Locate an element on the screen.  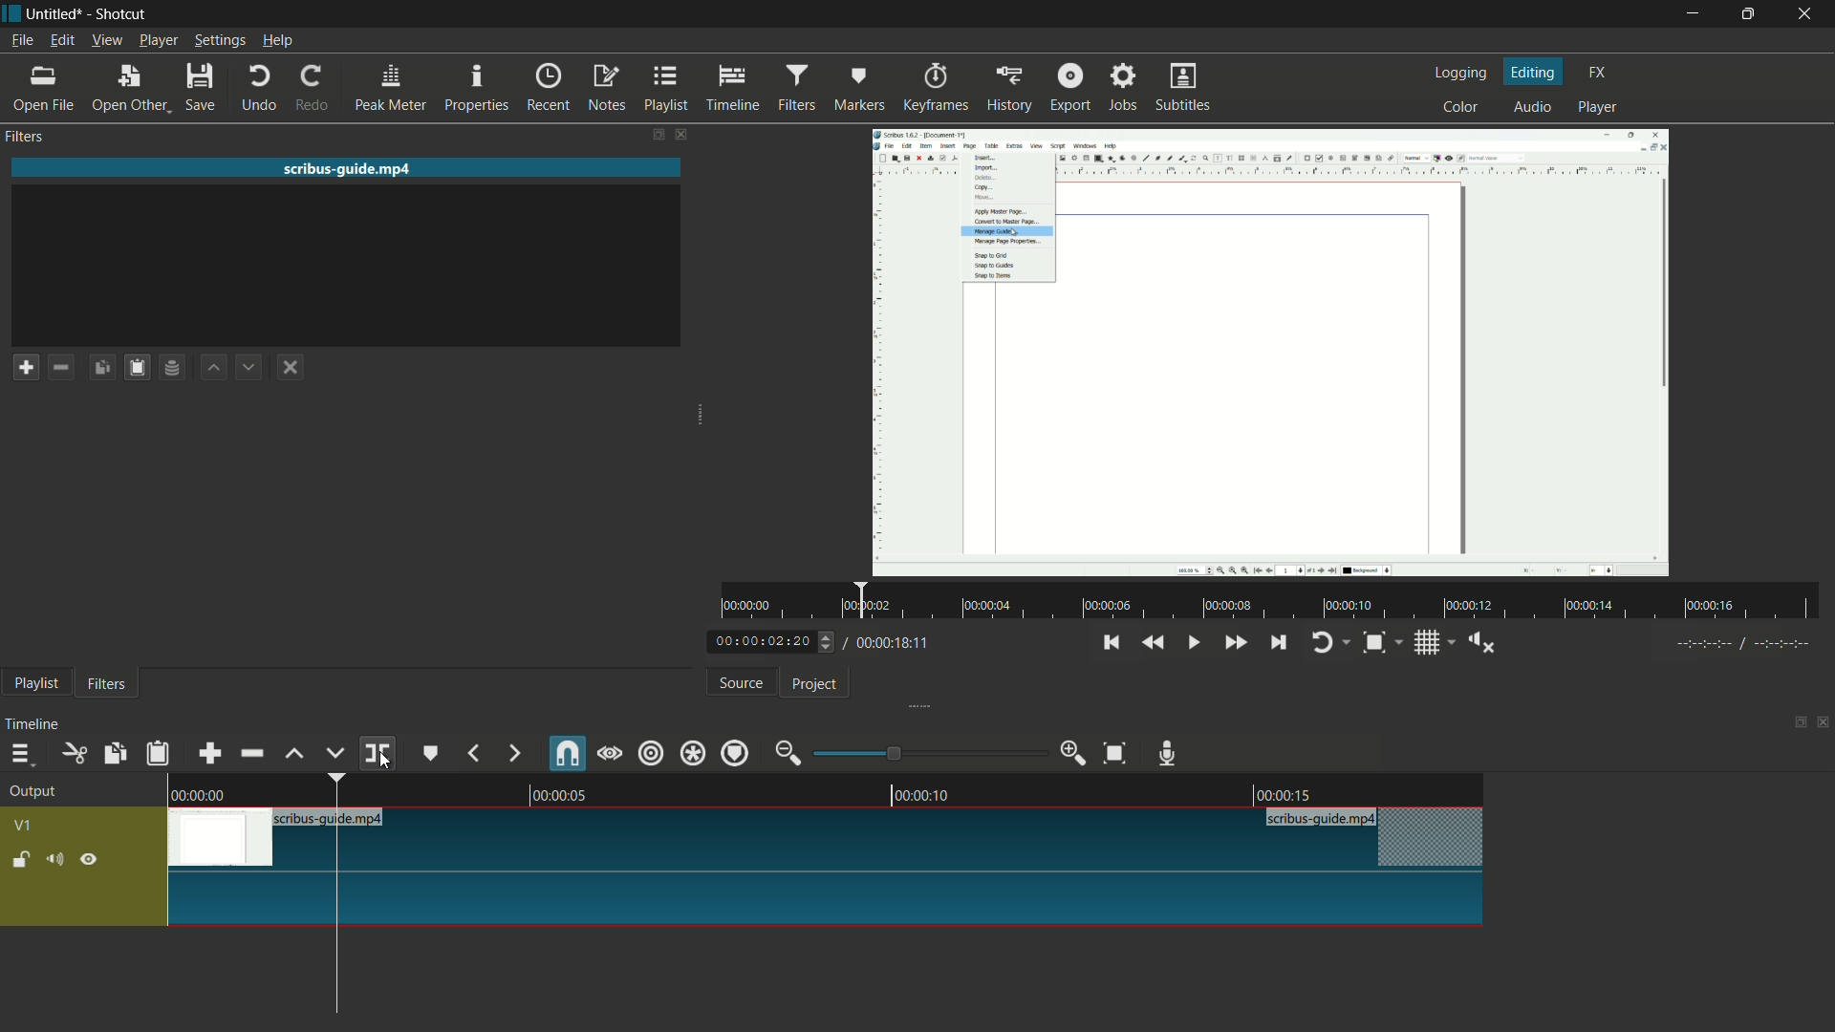
hide is located at coordinates (90, 861).